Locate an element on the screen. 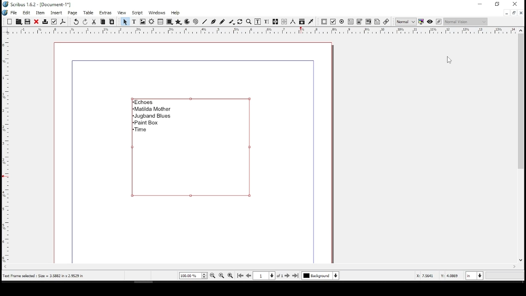 The width and height of the screenshot is (526, 296). Y: 3.1693 is located at coordinates (450, 276).